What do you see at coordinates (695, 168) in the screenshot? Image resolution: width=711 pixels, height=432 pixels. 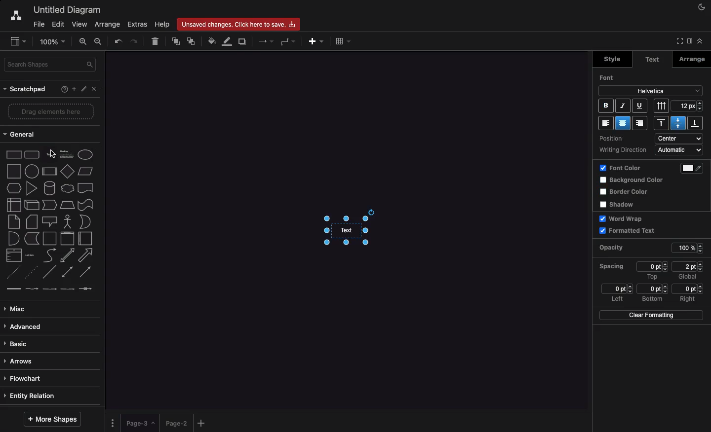 I see `Font color` at bounding box center [695, 168].